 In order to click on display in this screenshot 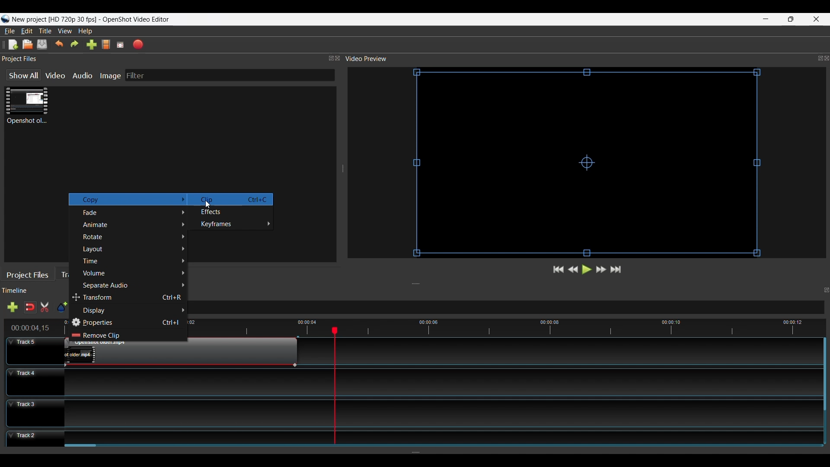, I will do `click(130, 308)`.